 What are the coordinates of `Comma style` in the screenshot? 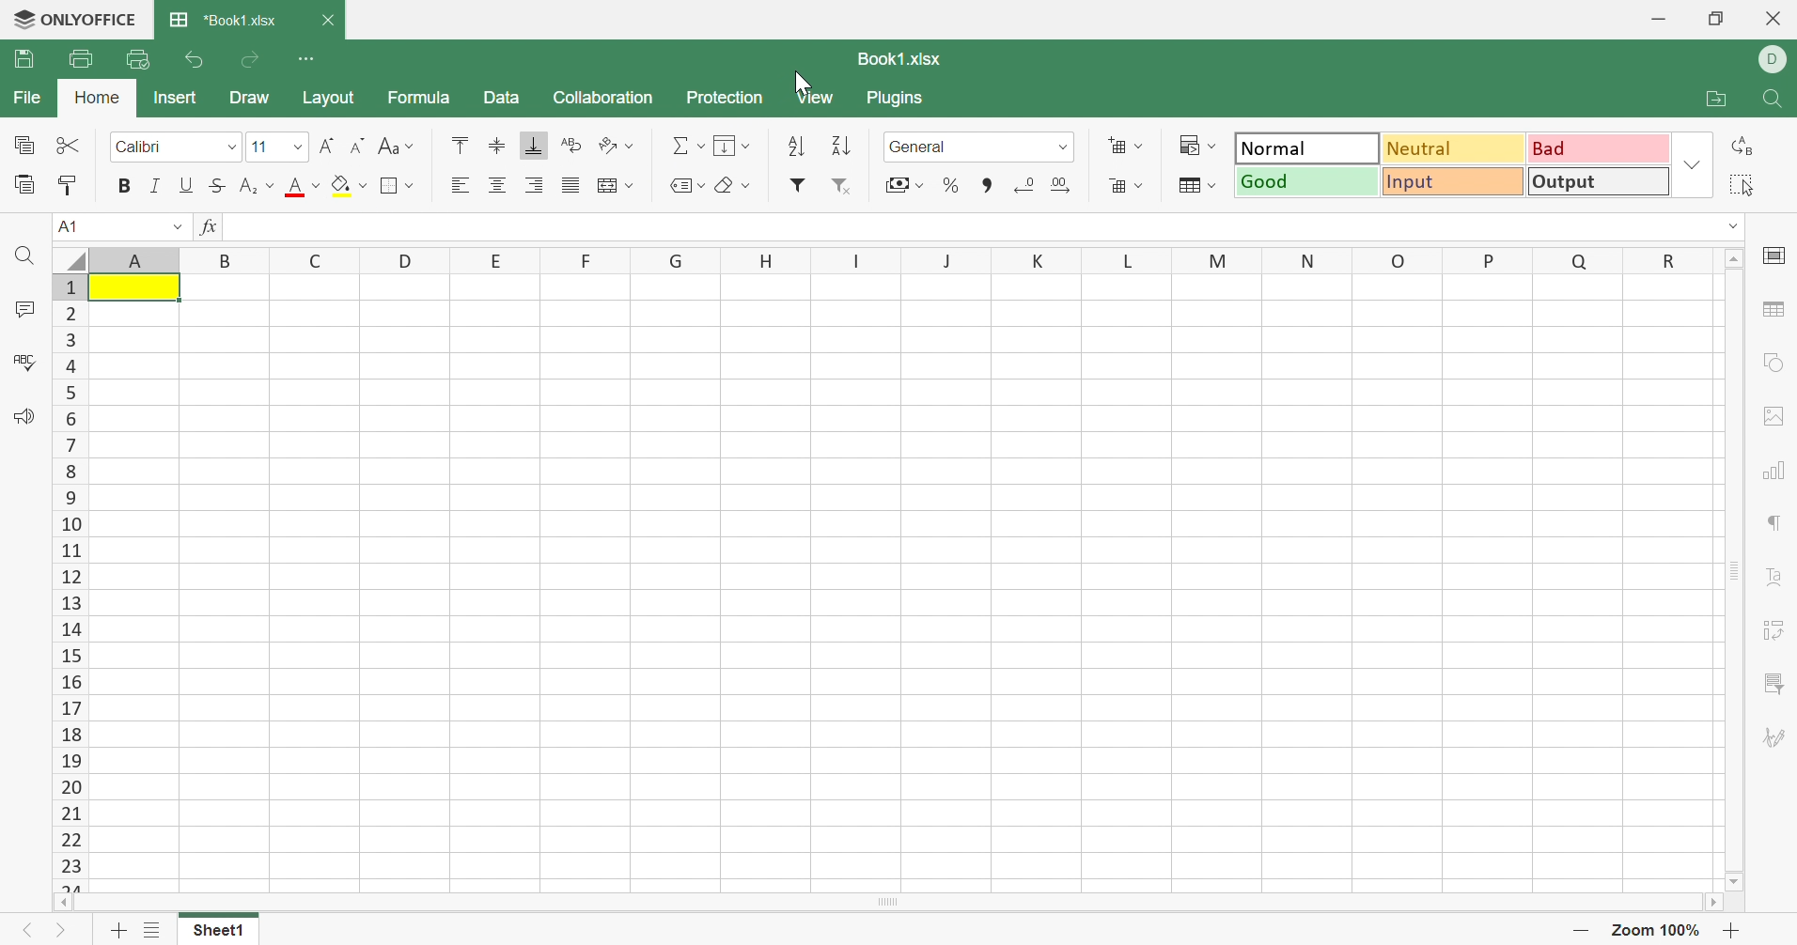 It's located at (990, 190).